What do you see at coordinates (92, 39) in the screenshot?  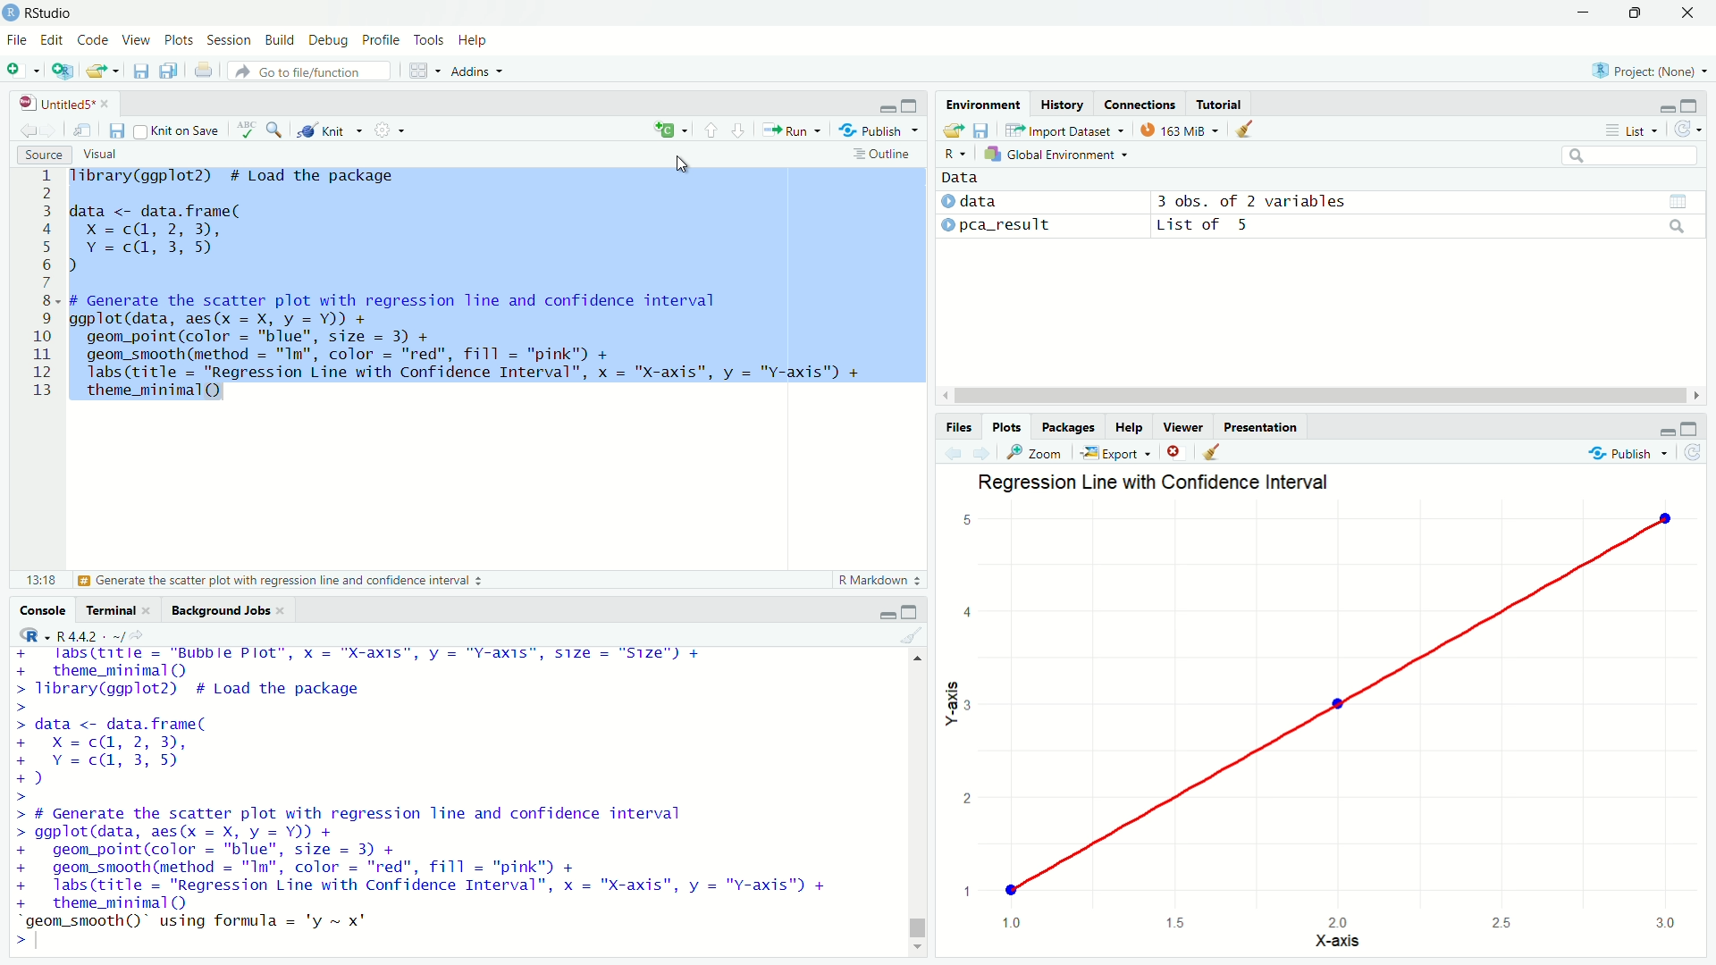 I see `Code` at bounding box center [92, 39].